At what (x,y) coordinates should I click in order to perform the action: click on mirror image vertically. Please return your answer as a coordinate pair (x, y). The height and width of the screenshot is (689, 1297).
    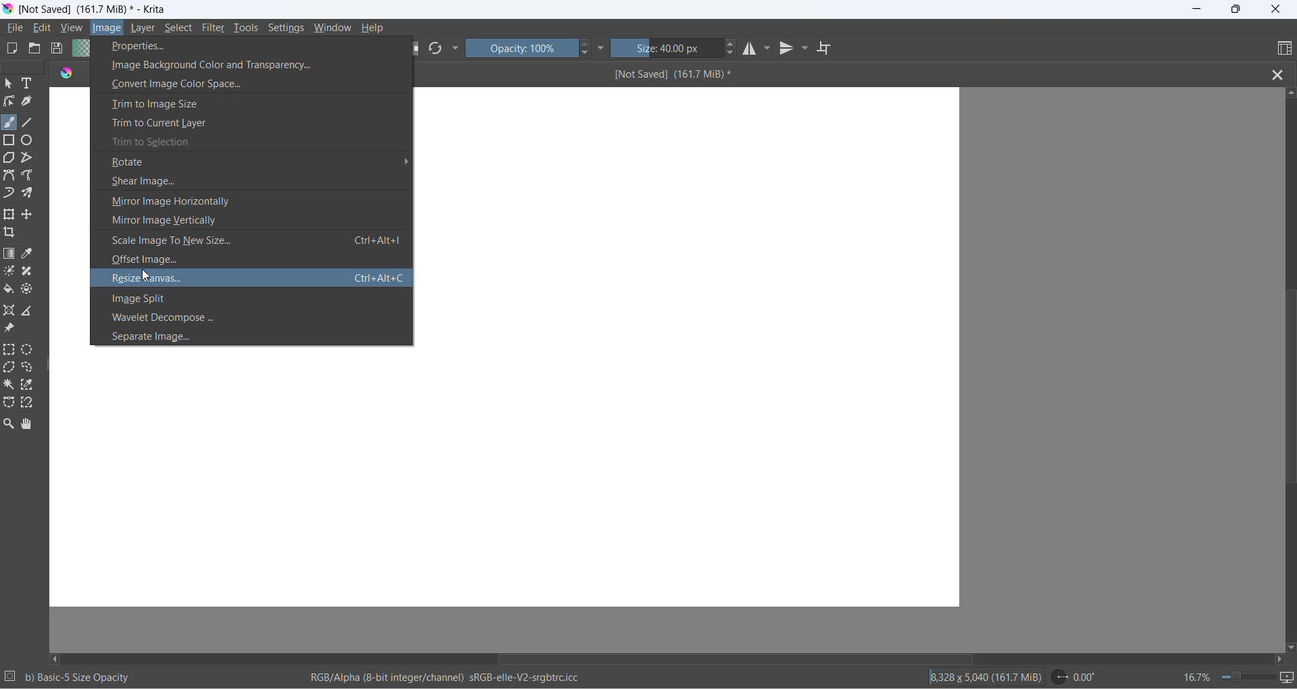
    Looking at the image, I should click on (248, 220).